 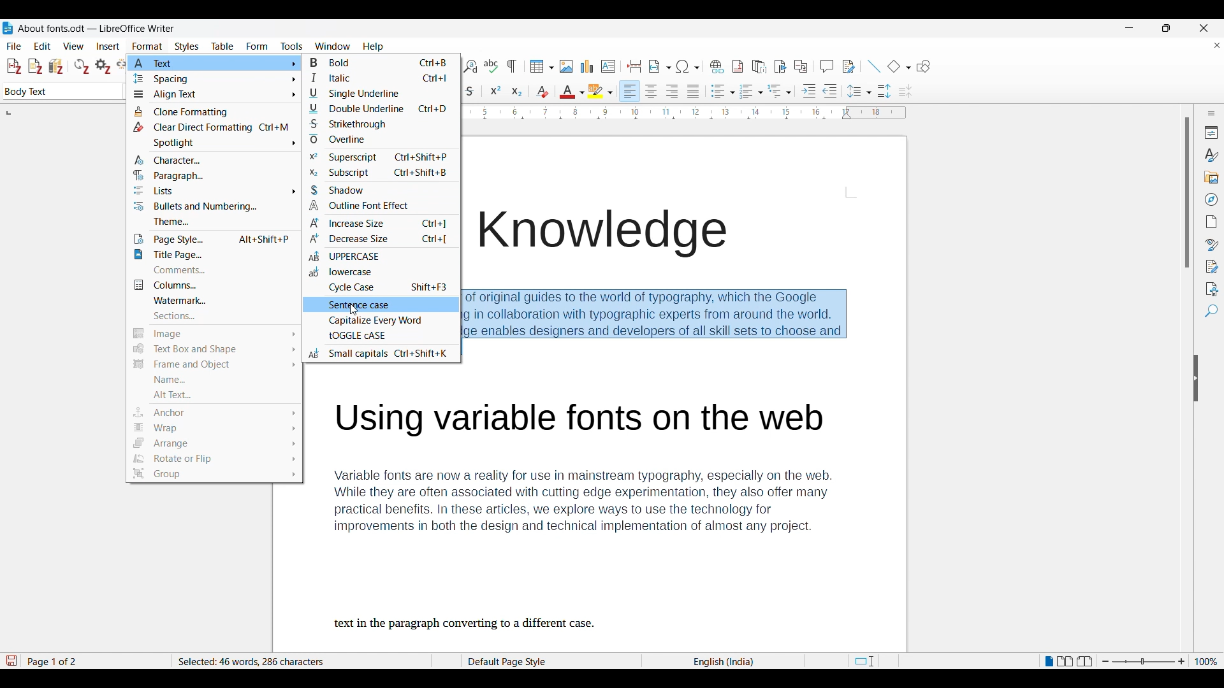 I want to click on Basic shape options, so click(x=899, y=66).